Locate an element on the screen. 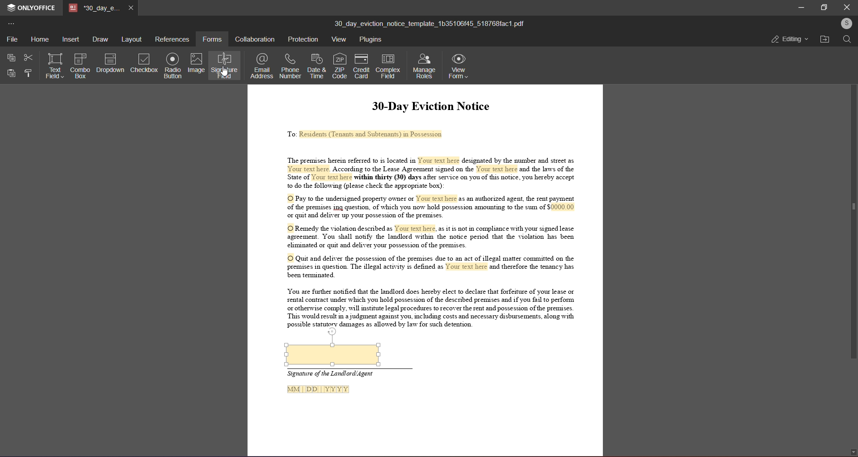  plugins is located at coordinates (372, 39).